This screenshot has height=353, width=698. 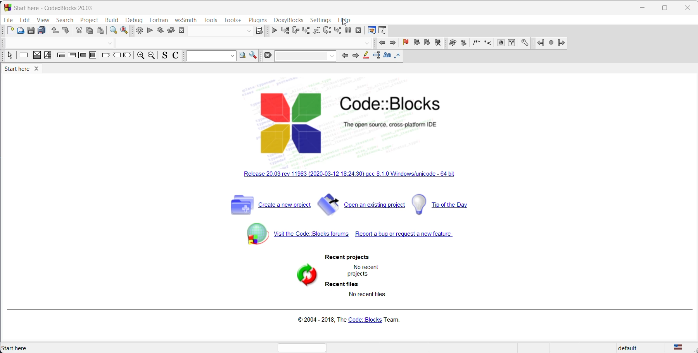 What do you see at coordinates (416, 43) in the screenshot?
I see `previous bookmark` at bounding box center [416, 43].